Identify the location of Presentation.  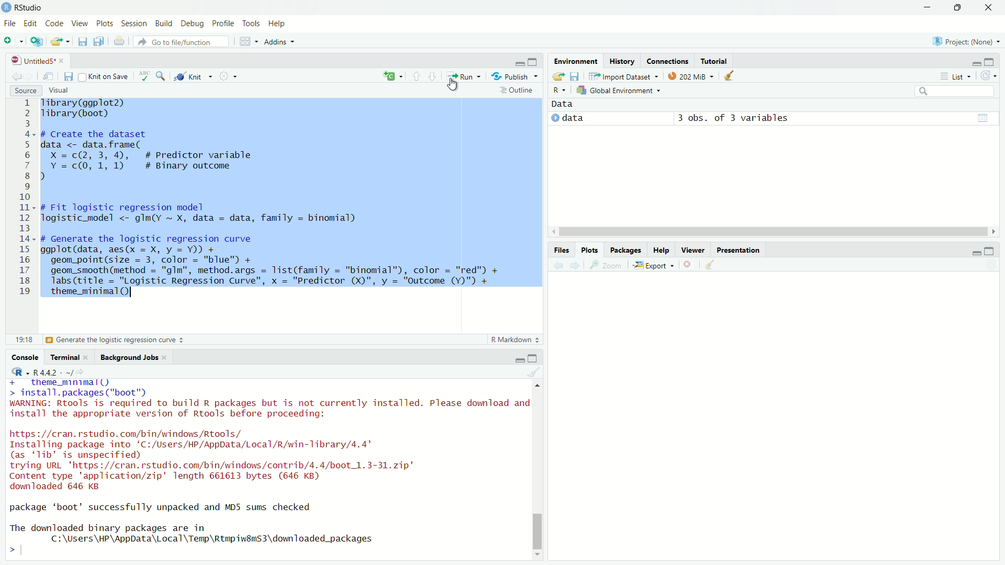
(739, 250).